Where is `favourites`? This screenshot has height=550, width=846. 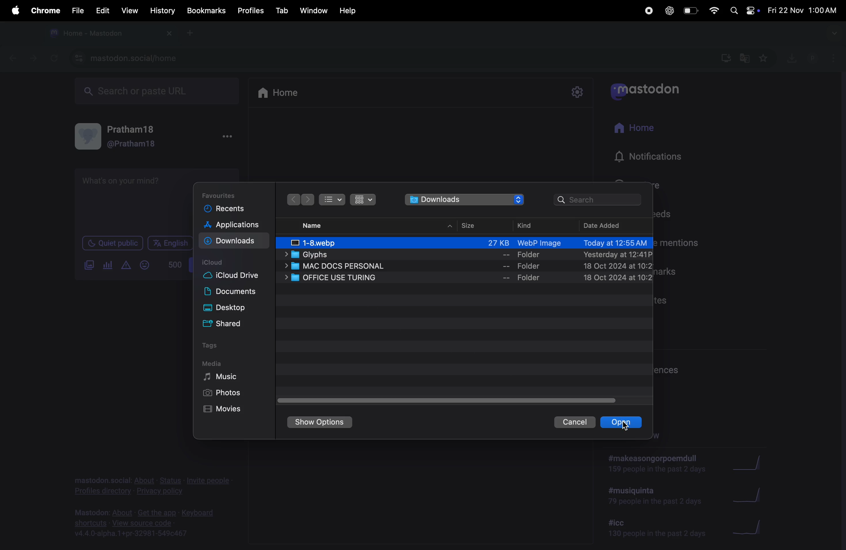 favourites is located at coordinates (222, 194).